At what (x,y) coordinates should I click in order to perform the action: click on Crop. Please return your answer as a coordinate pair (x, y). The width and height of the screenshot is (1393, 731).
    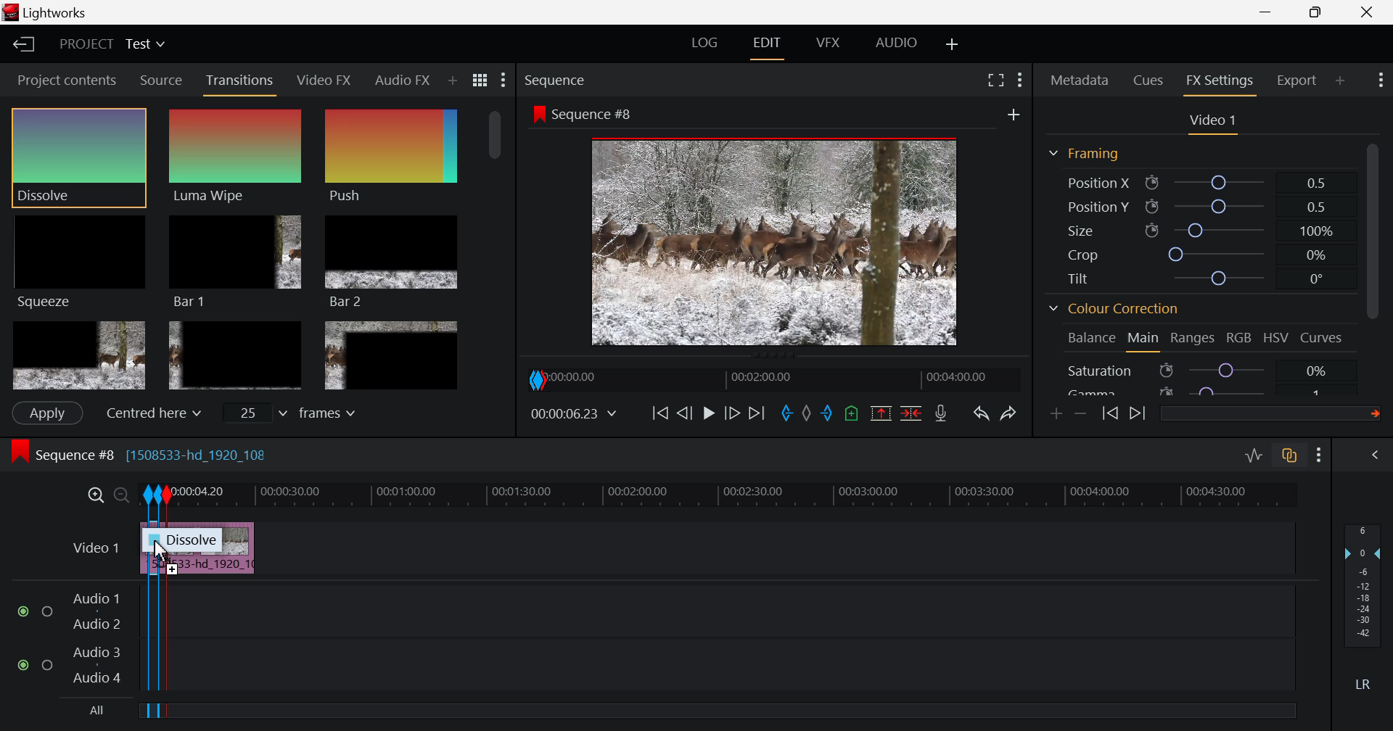
    Looking at the image, I should click on (1198, 254).